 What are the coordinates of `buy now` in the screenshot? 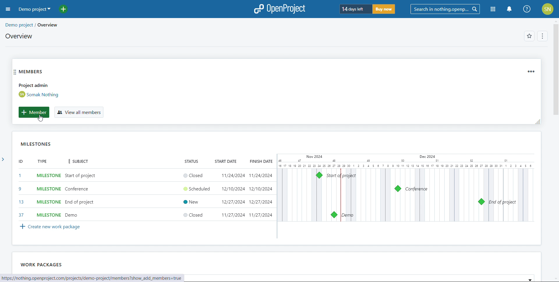 It's located at (384, 9).